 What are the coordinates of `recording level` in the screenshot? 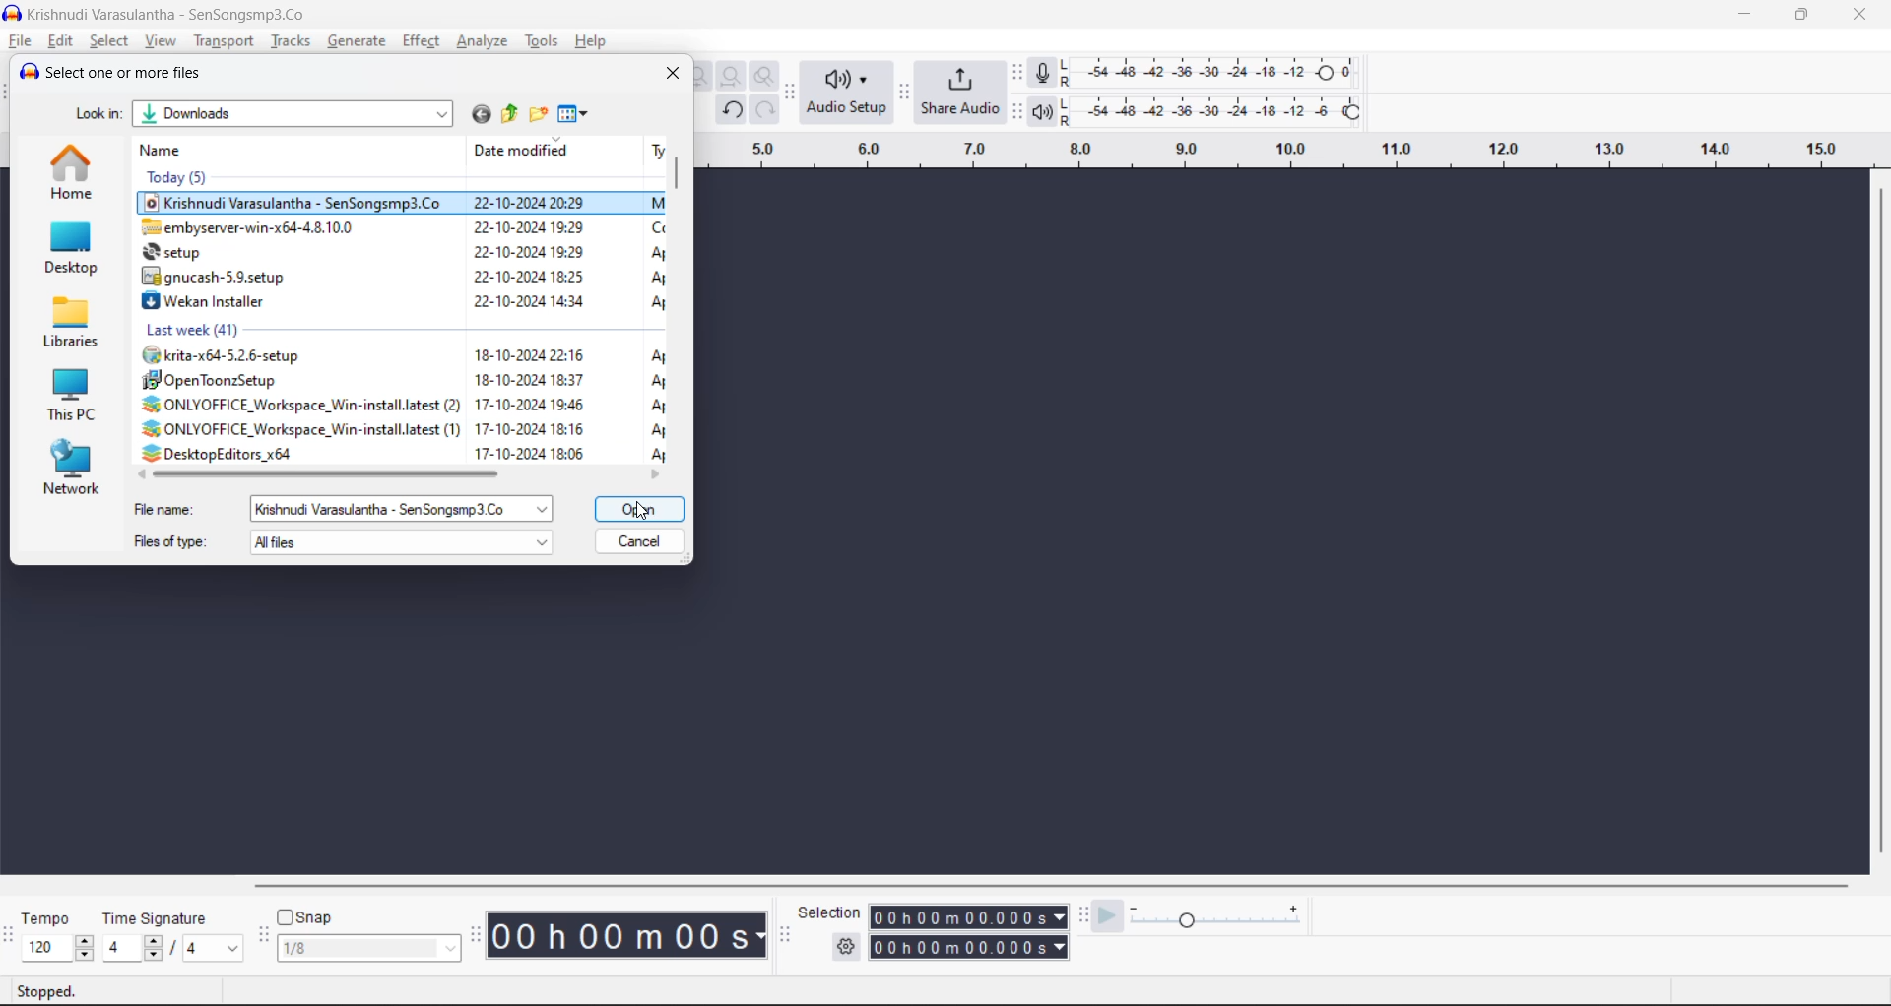 It's located at (1222, 71).